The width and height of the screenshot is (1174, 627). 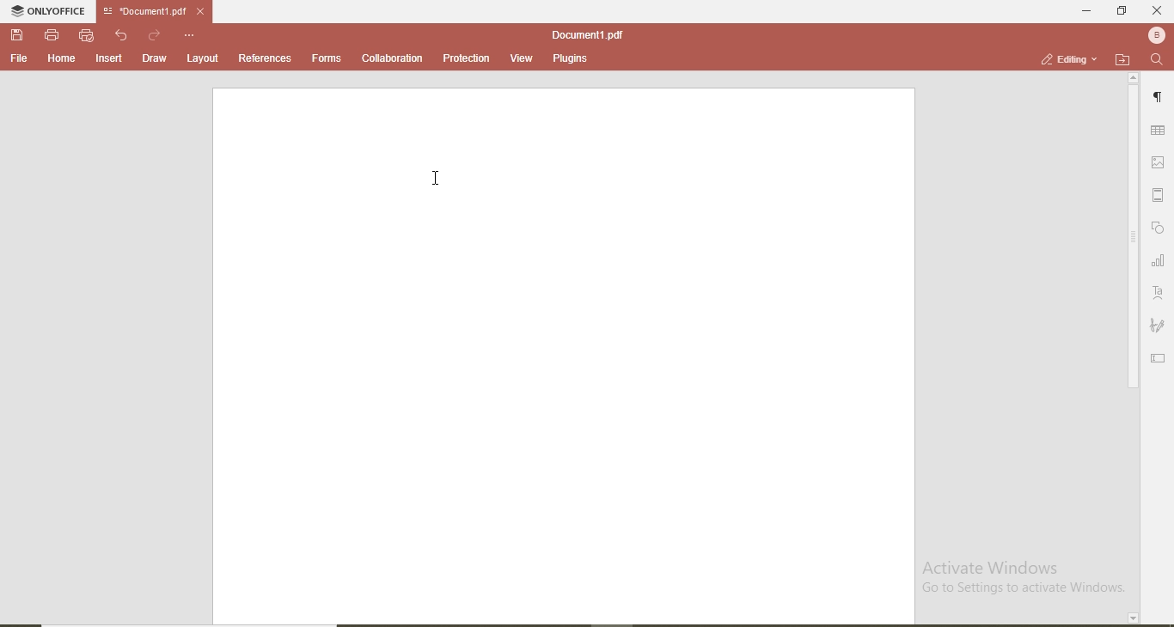 I want to click on onlyoffice, so click(x=44, y=10).